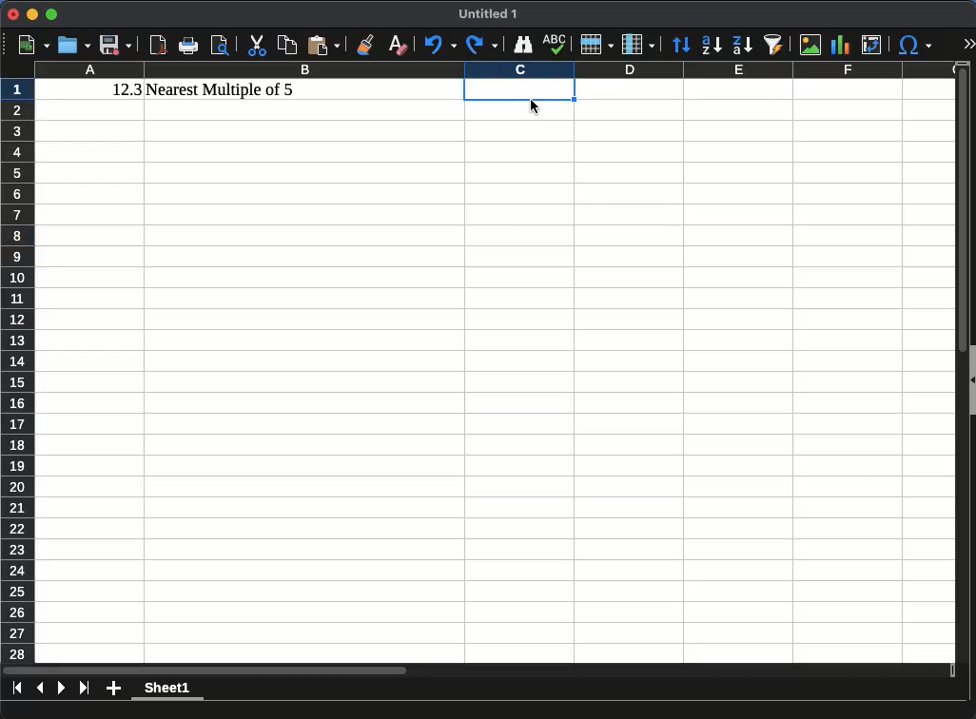 The height and width of the screenshot is (719, 976). What do you see at coordinates (31, 13) in the screenshot?
I see `minimize` at bounding box center [31, 13].